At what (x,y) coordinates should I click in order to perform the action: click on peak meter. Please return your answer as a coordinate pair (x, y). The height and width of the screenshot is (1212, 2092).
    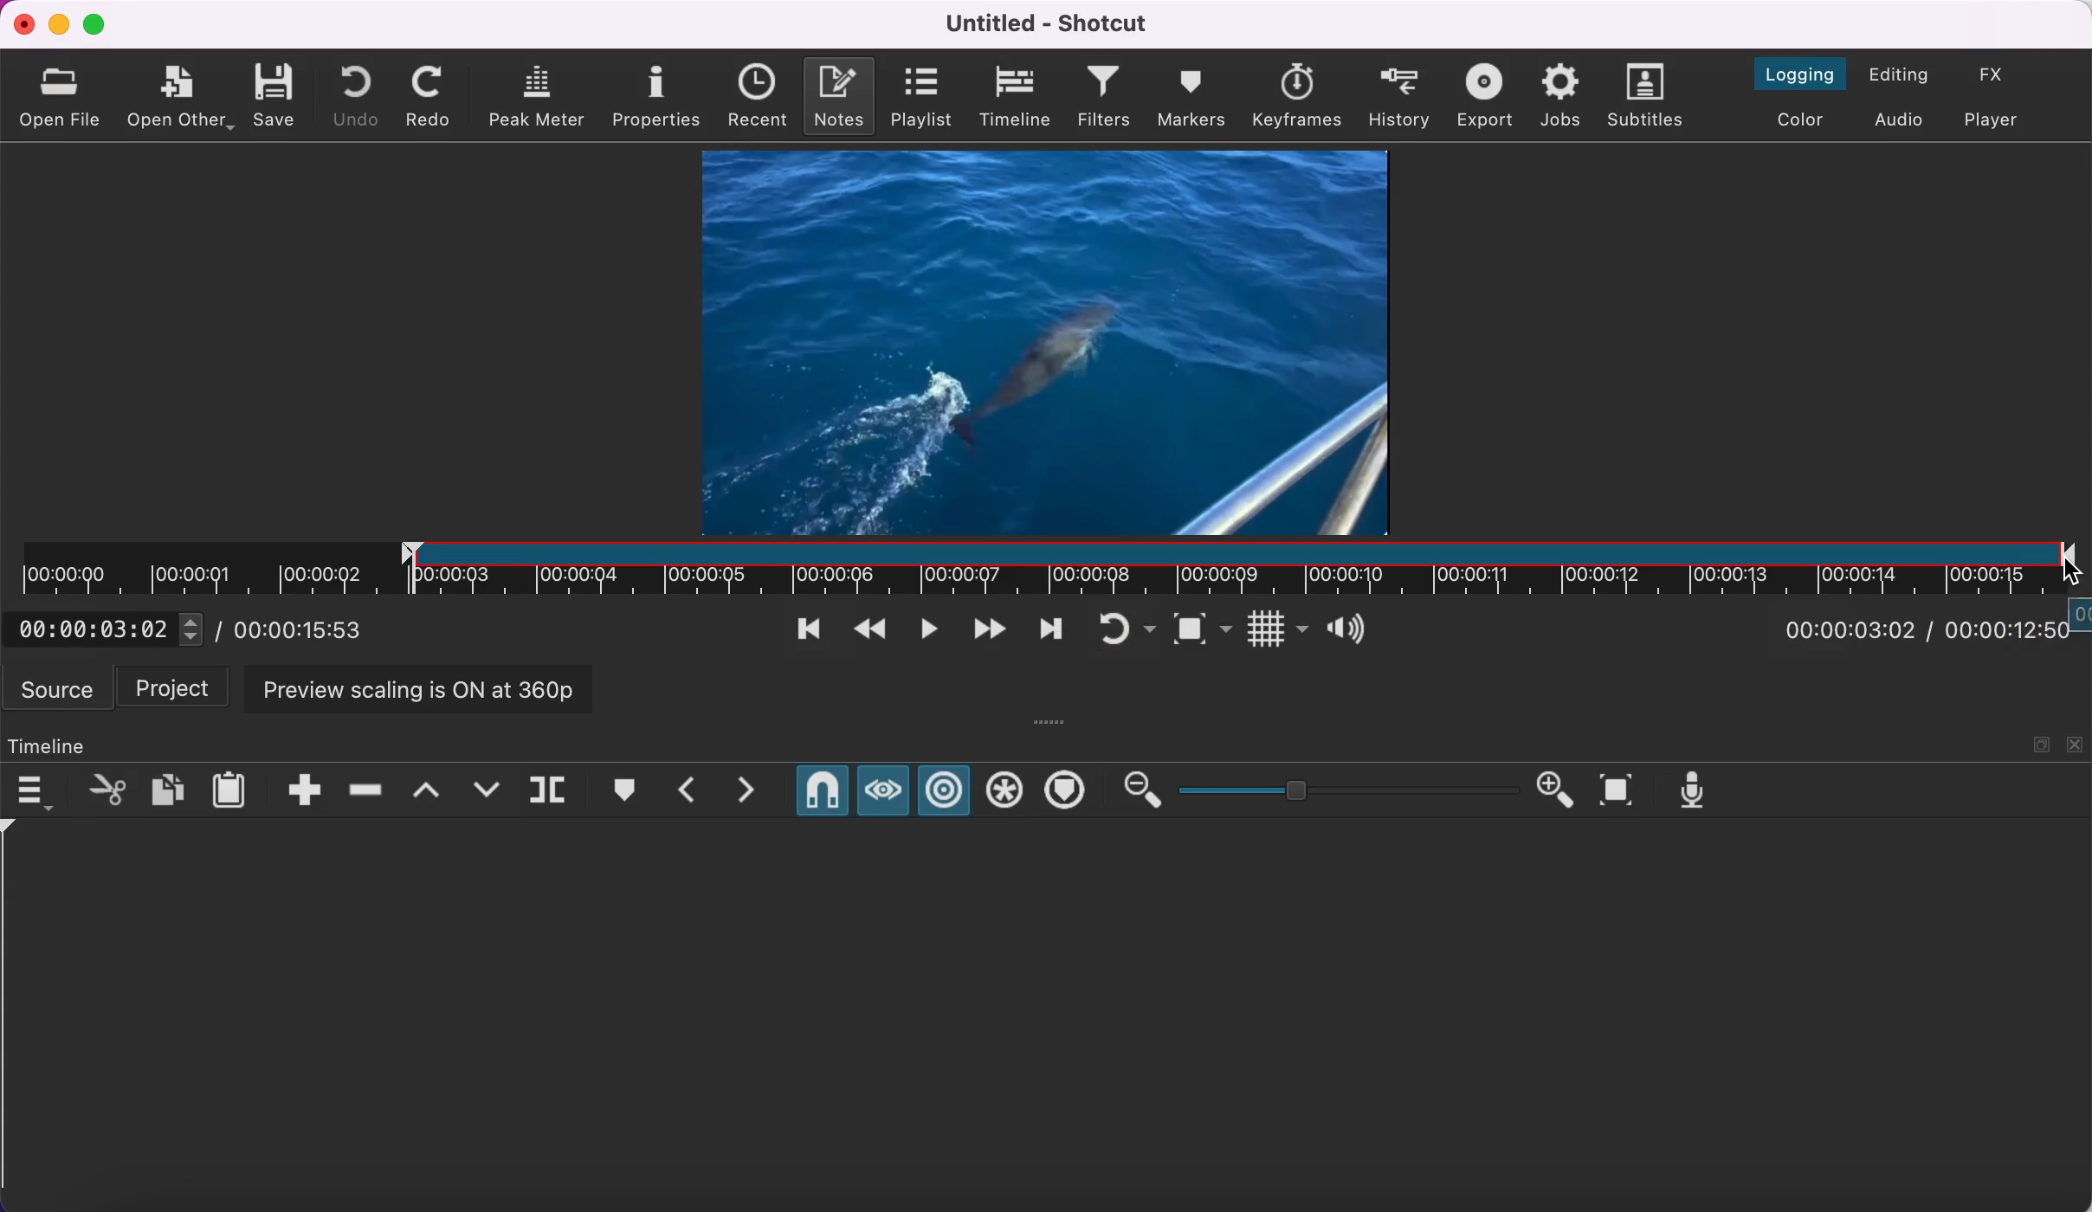
    Looking at the image, I should click on (536, 95).